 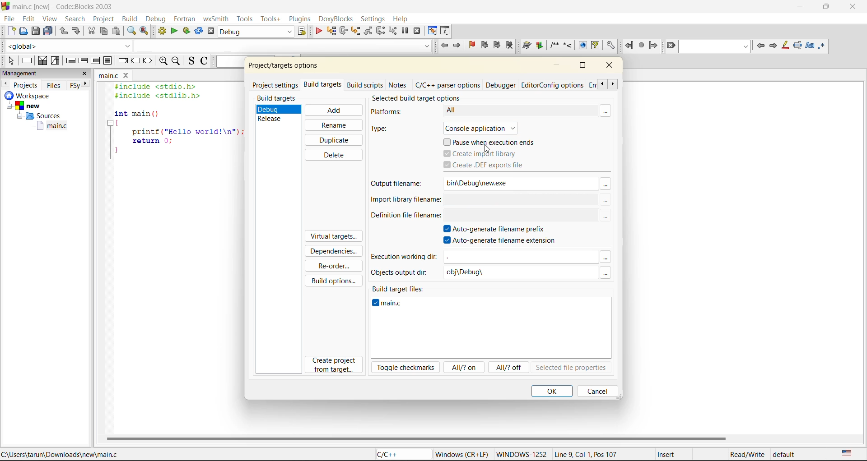 What do you see at coordinates (104, 31) in the screenshot?
I see `copy` at bounding box center [104, 31].